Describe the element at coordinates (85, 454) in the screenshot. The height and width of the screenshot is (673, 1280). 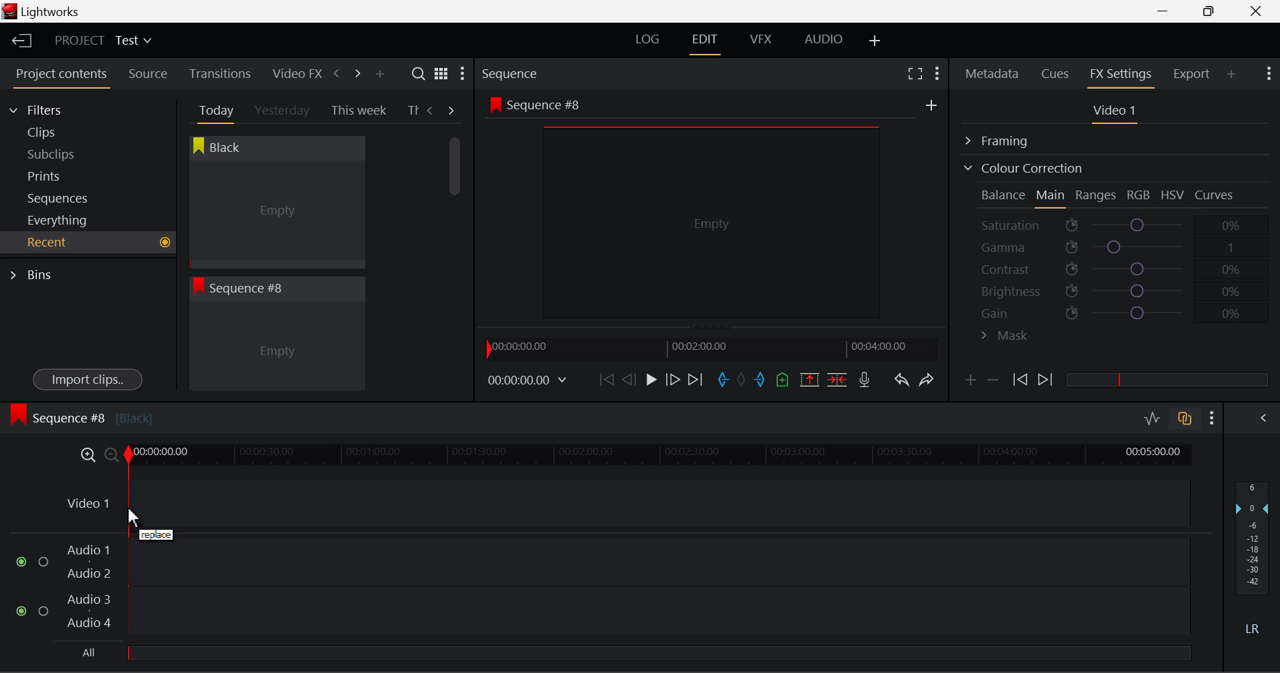
I see `Timeline Zoom In` at that location.